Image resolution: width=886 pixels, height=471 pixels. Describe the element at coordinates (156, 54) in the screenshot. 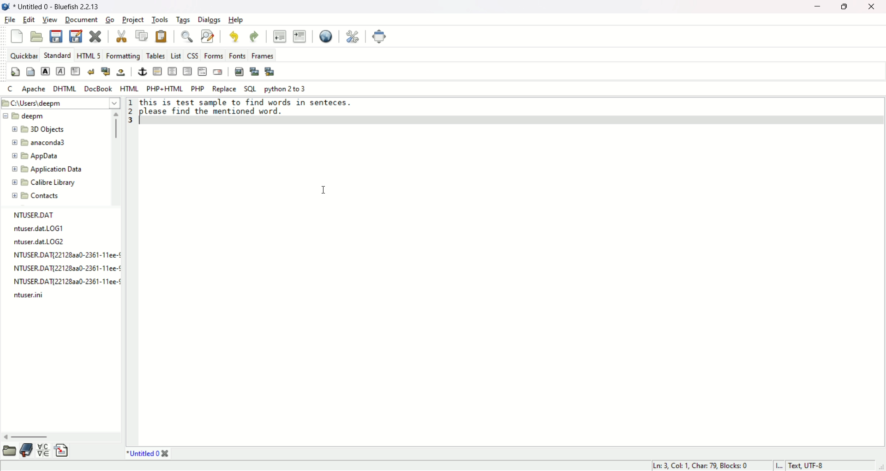

I see `tables` at that location.